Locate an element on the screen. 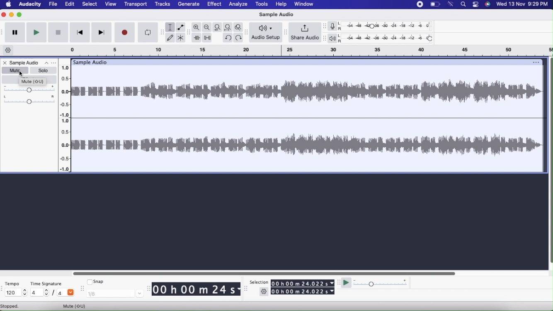  Multi-tool is located at coordinates (181, 38).